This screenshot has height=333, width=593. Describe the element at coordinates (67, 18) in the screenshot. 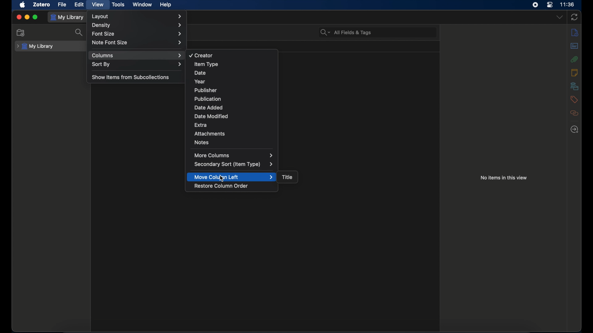

I see `my library` at that location.